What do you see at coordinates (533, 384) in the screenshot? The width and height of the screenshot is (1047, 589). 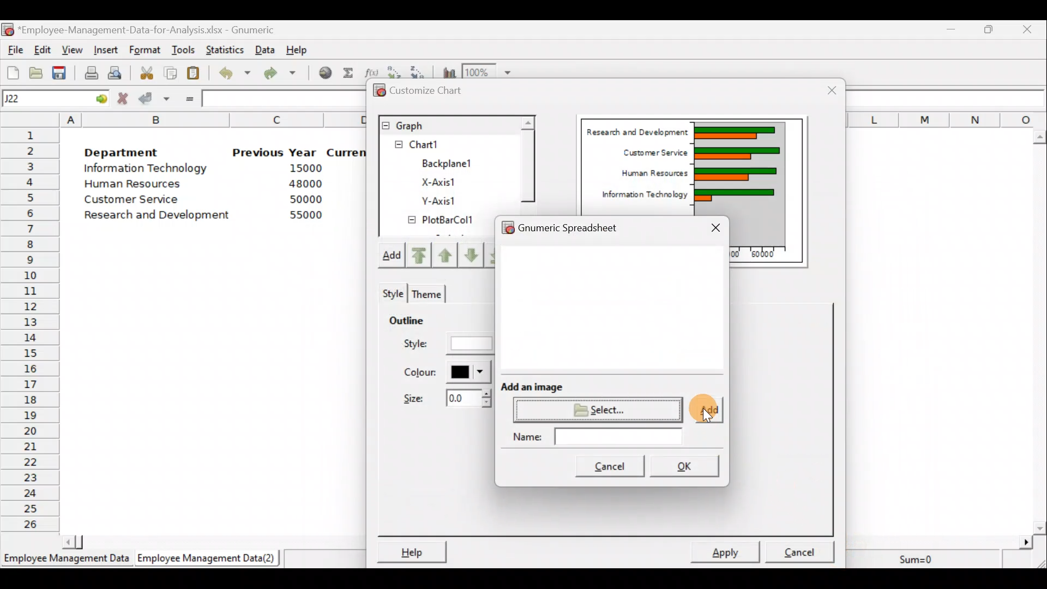 I see `Add an image` at bounding box center [533, 384].